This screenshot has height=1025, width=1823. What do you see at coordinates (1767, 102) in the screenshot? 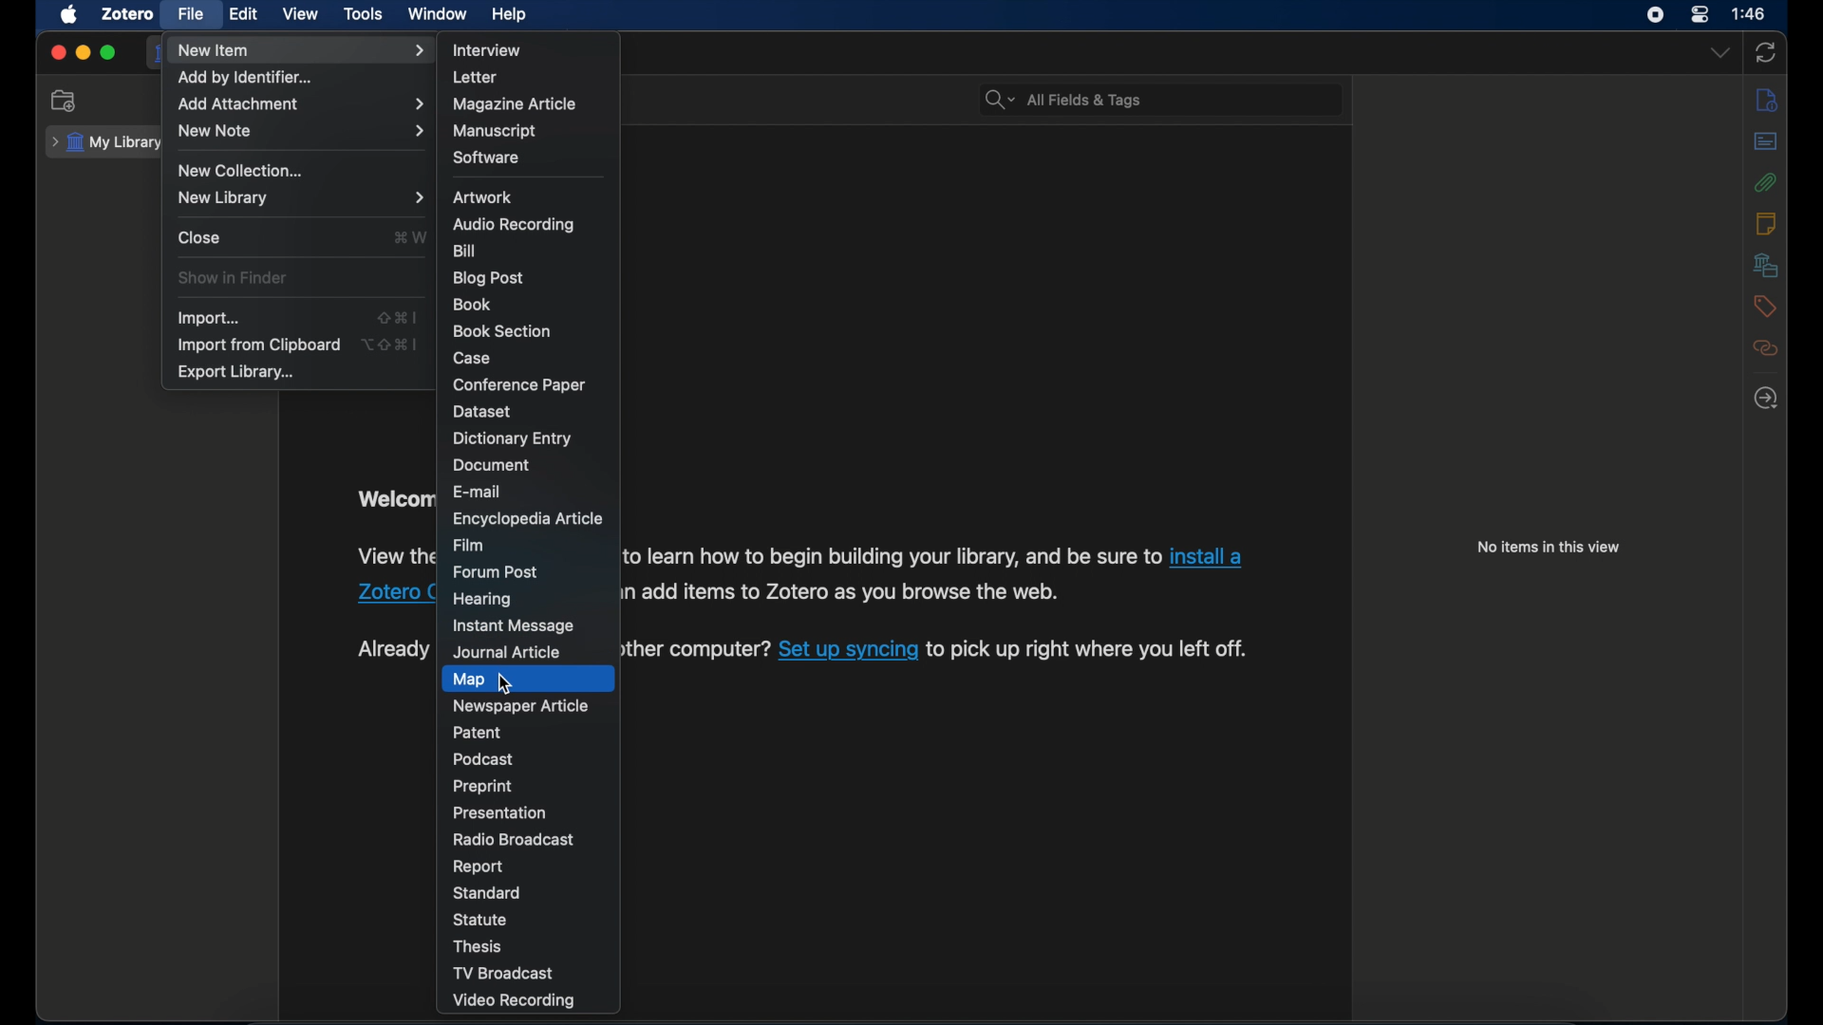
I see `info` at bounding box center [1767, 102].